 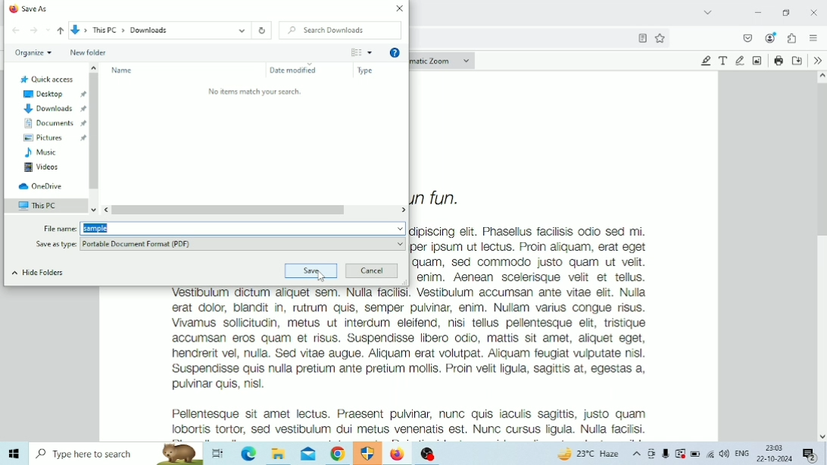 I want to click on Up to "This PC", so click(x=61, y=31).